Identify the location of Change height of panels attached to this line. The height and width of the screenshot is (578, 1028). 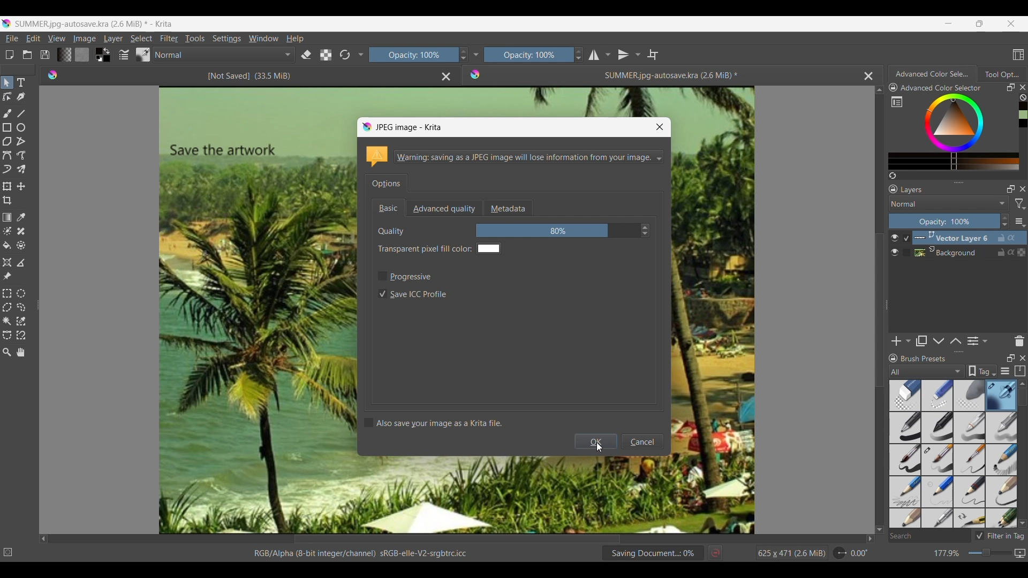
(945, 182).